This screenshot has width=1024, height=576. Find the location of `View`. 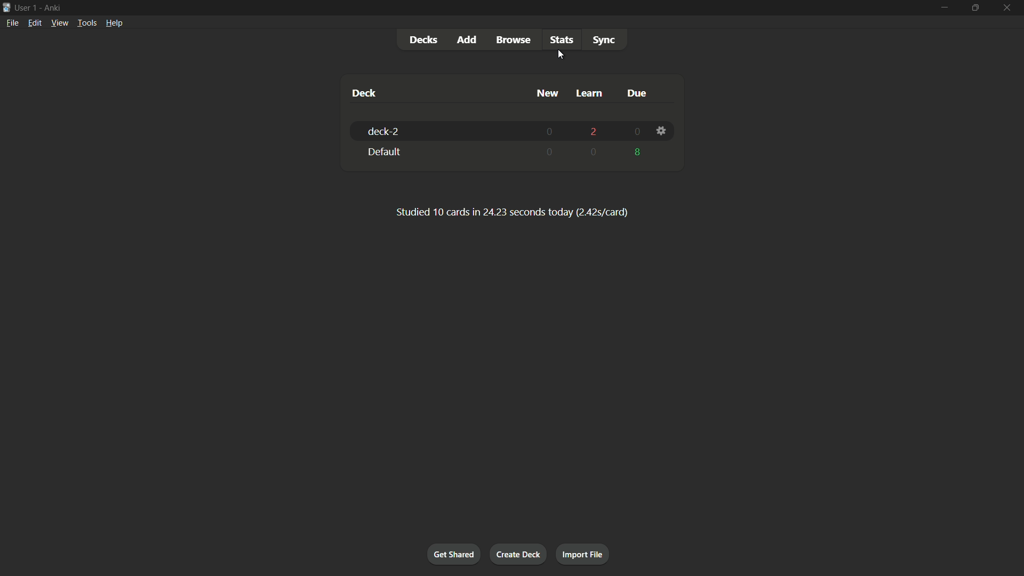

View is located at coordinates (60, 25).